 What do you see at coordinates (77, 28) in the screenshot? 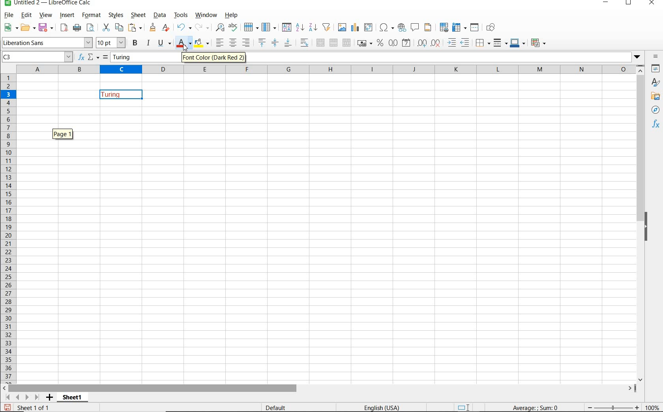
I see `PRINT` at bounding box center [77, 28].